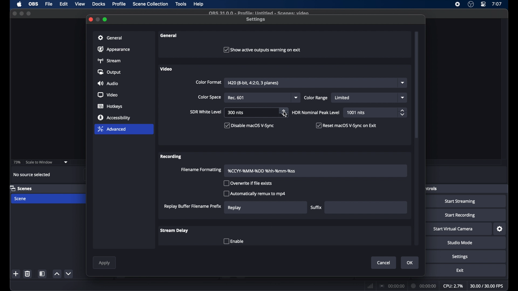 The image size is (518, 291). What do you see at coordinates (29, 13) in the screenshot?
I see `maximize` at bounding box center [29, 13].